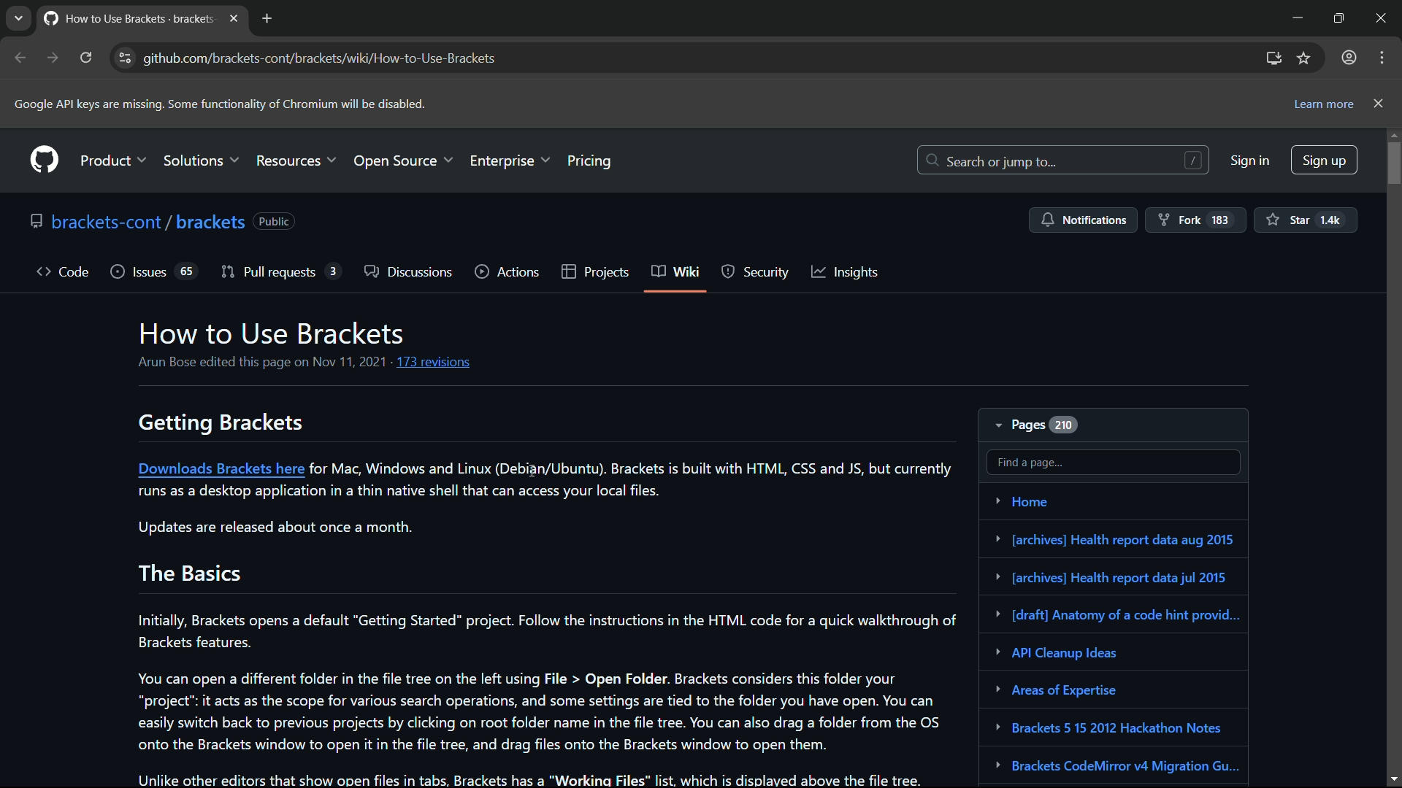 This screenshot has width=1402, height=788. What do you see at coordinates (115, 158) in the screenshot?
I see `product` at bounding box center [115, 158].